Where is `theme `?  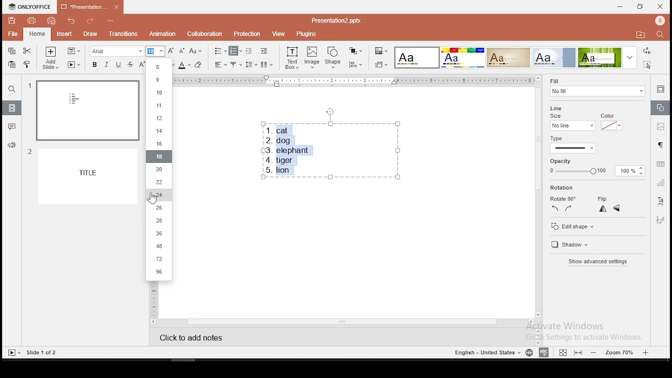
theme  is located at coordinates (508, 57).